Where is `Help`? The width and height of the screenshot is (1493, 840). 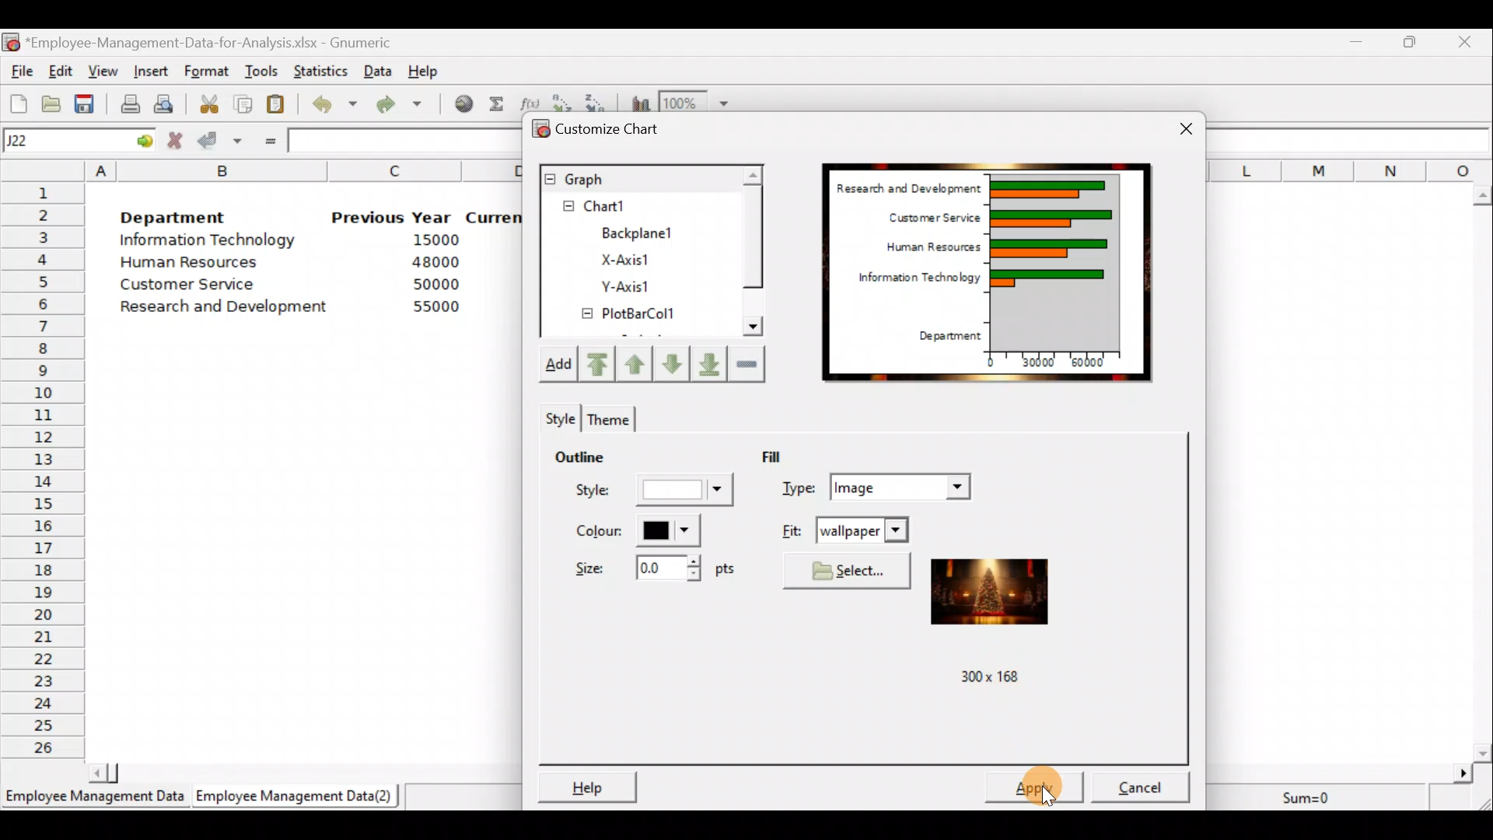 Help is located at coordinates (588, 783).